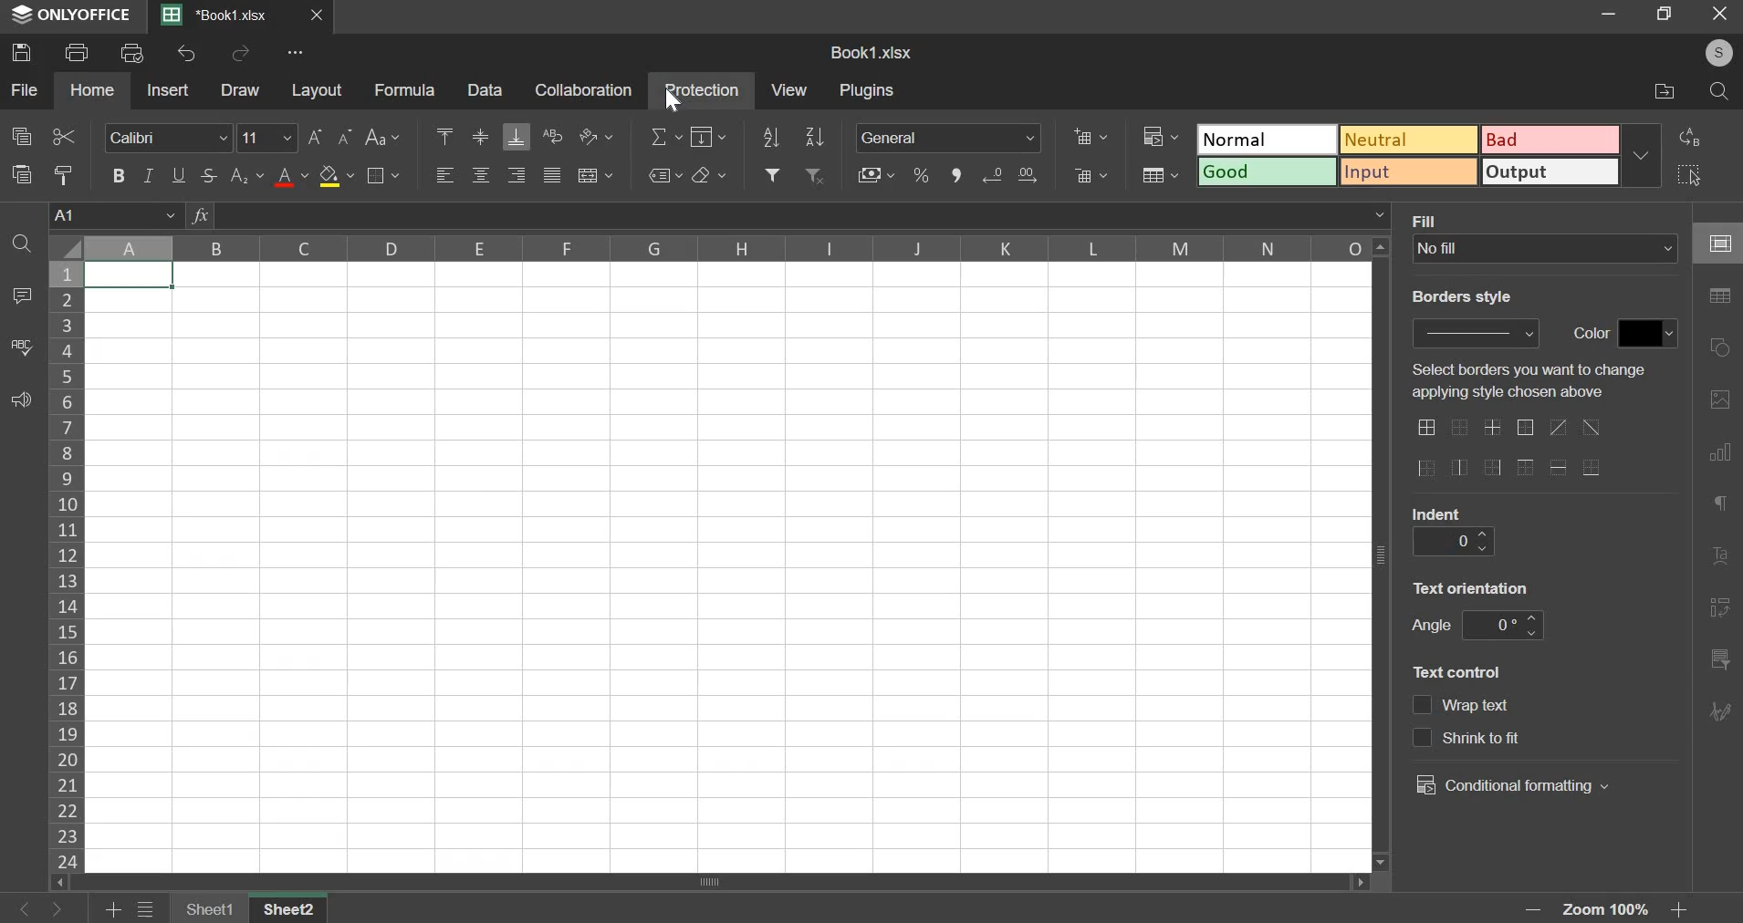 This screenshot has width=1743, height=923. Describe the element at coordinates (1494, 428) in the screenshot. I see `border options` at that location.